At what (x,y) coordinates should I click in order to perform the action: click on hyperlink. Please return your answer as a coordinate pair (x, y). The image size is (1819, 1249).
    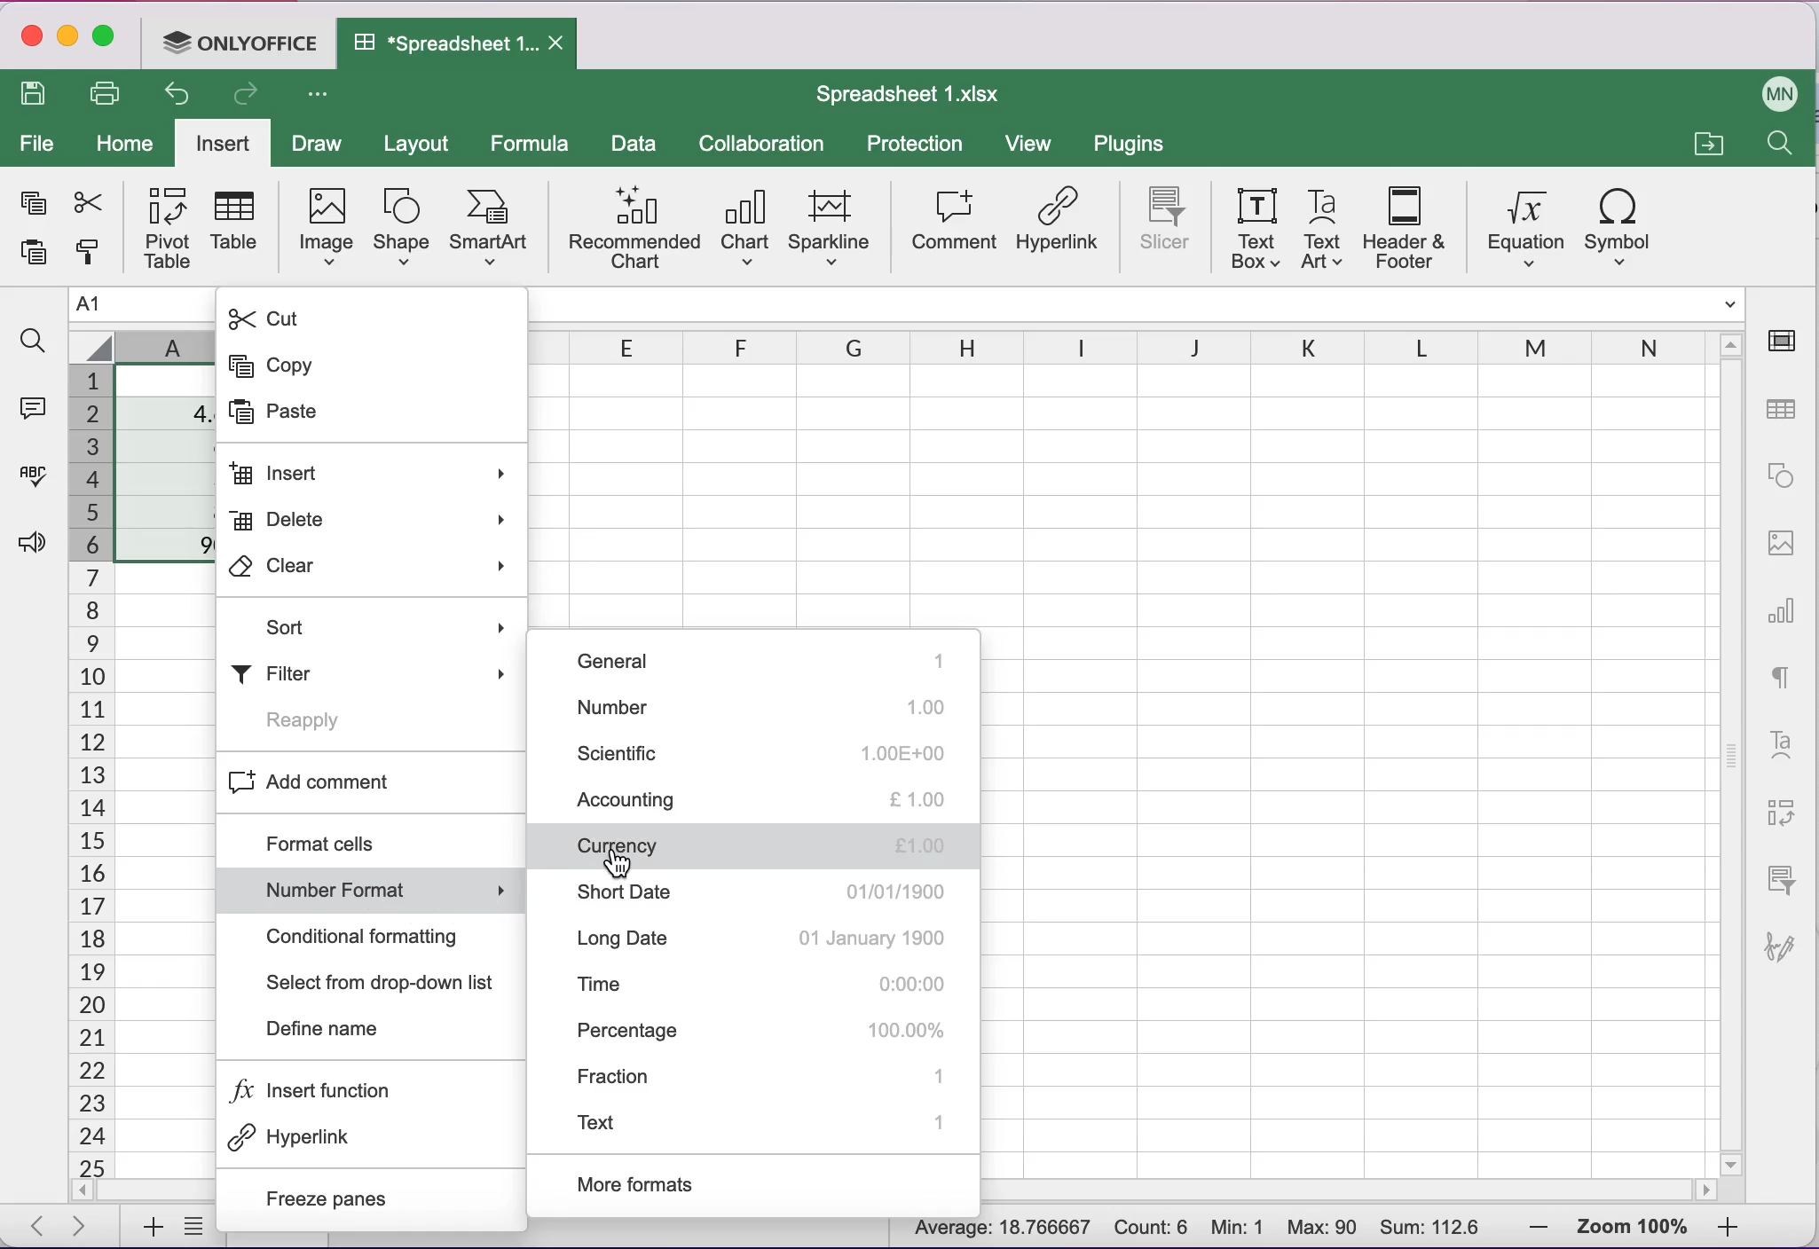
    Looking at the image, I should click on (1060, 226).